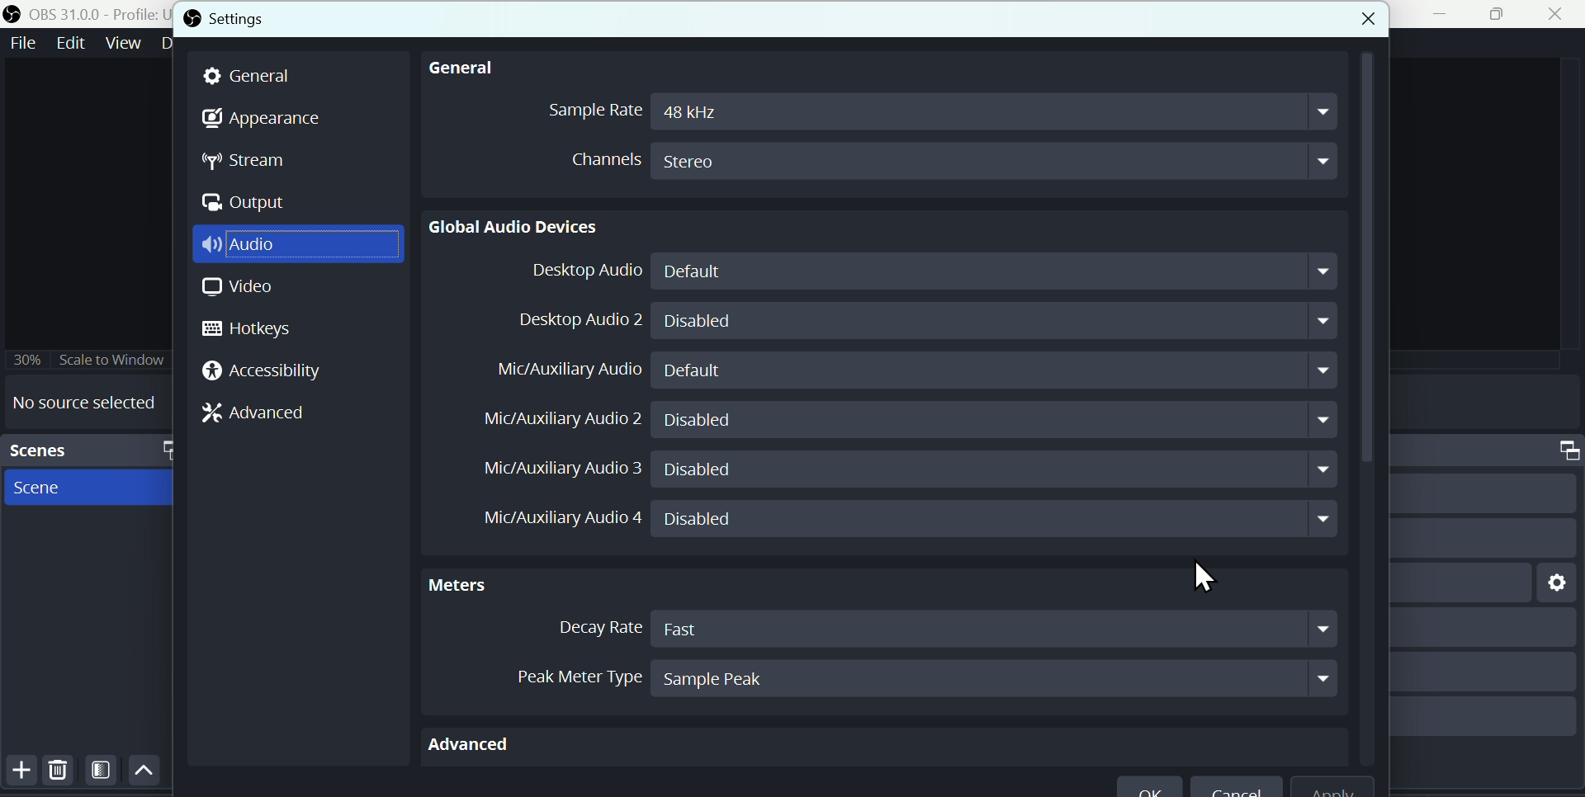  What do you see at coordinates (97, 13) in the screenshot?
I see `OBS 31.0 .0 profile untitled seen new scene` at bounding box center [97, 13].